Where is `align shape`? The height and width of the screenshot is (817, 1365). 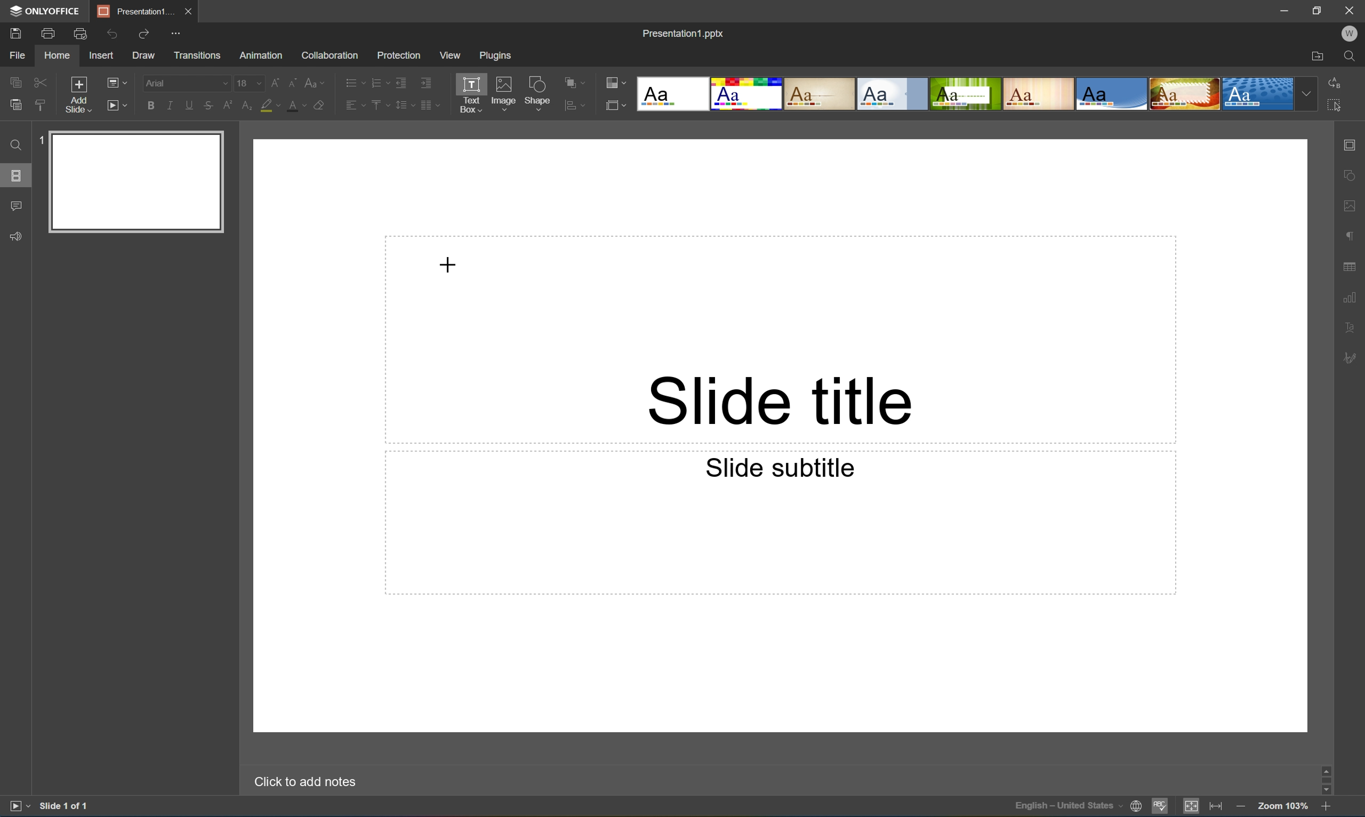 align shape is located at coordinates (577, 106).